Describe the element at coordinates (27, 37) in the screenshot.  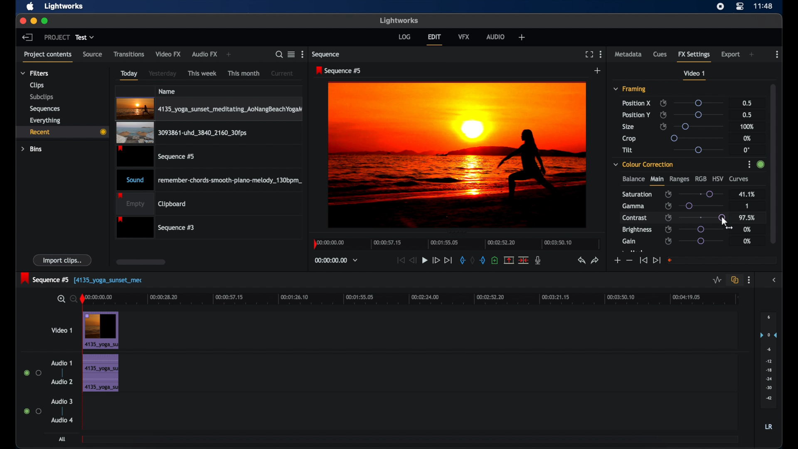
I see `back` at that location.